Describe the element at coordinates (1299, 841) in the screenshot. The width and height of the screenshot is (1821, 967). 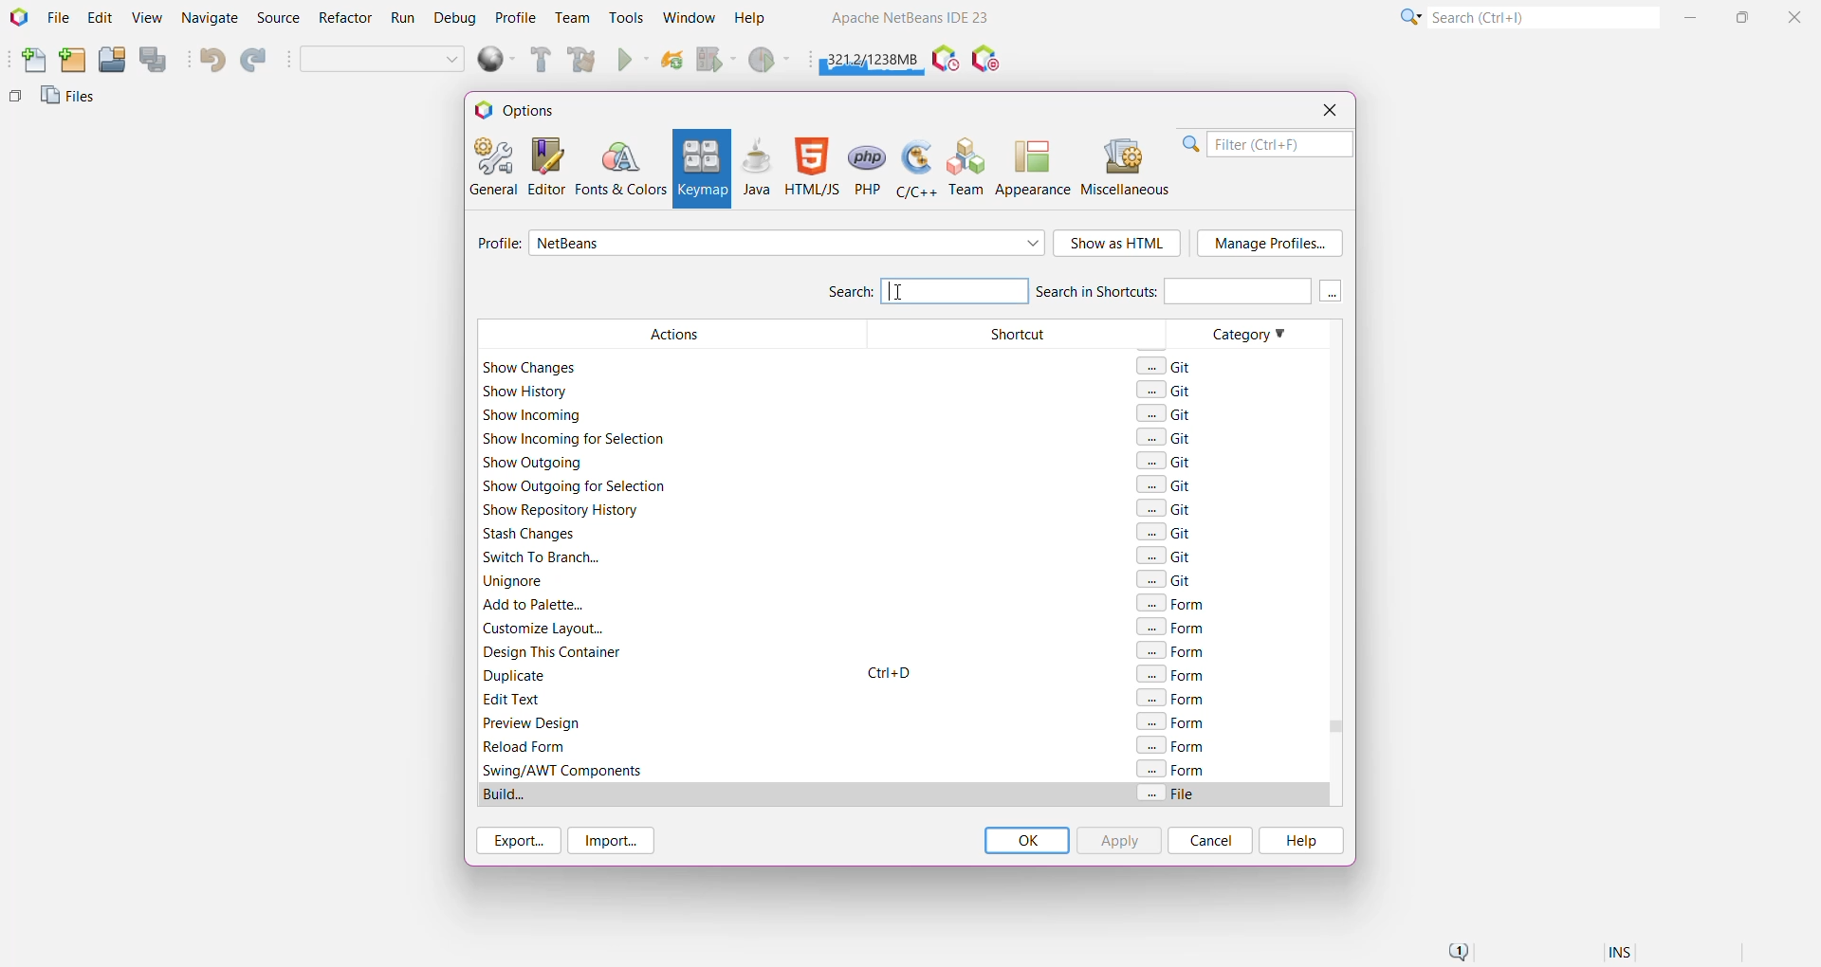
I see `Help` at that location.